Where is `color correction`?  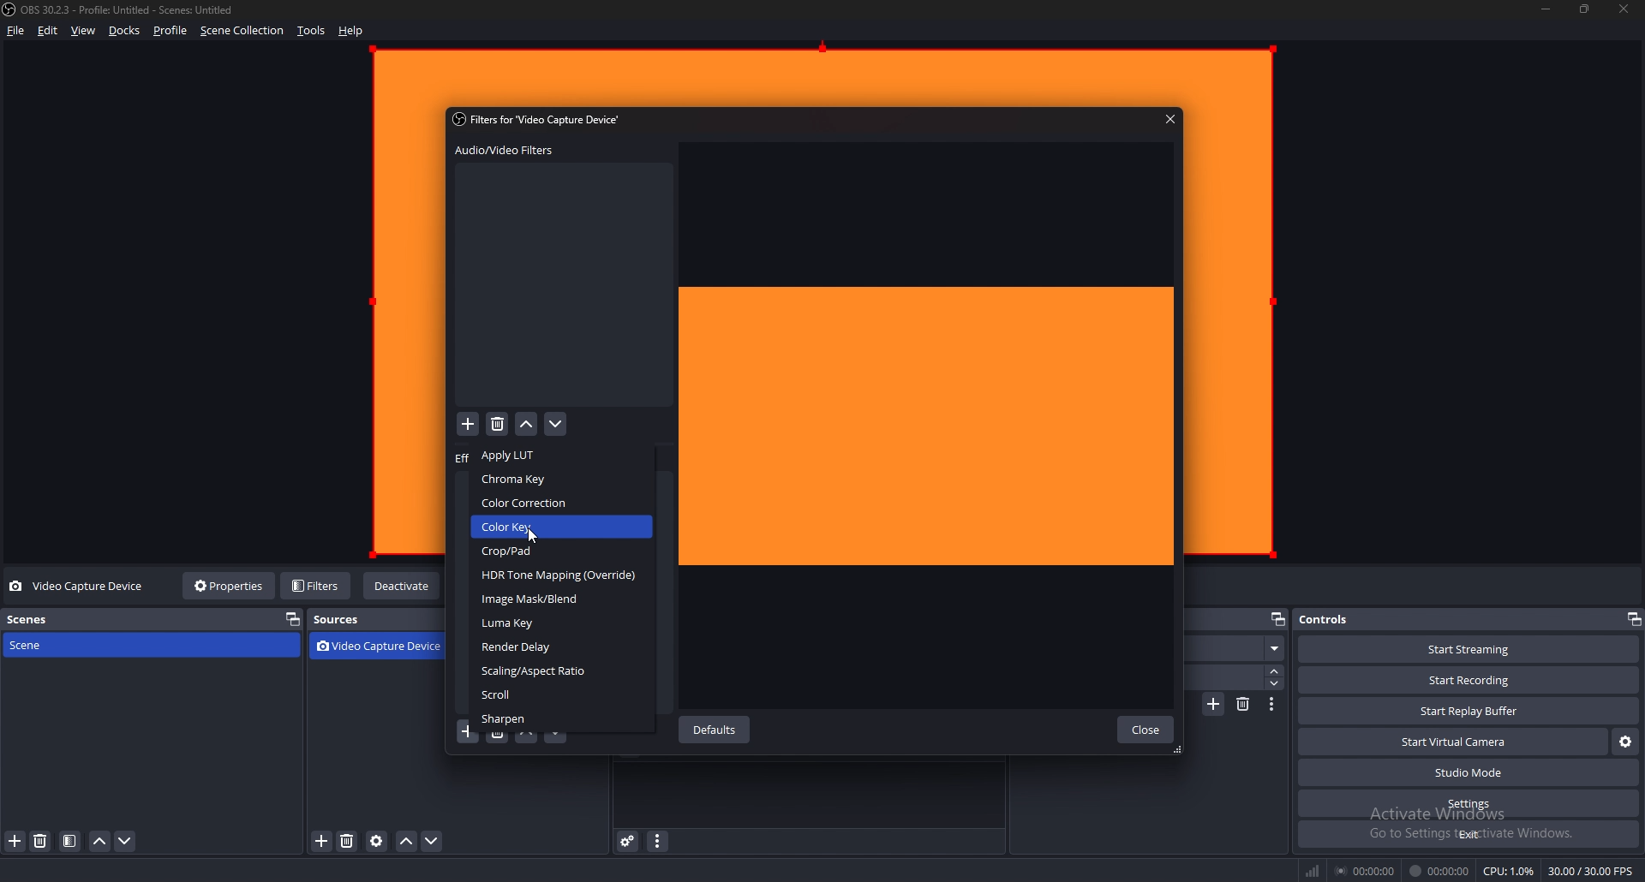 color correction is located at coordinates (561, 502).